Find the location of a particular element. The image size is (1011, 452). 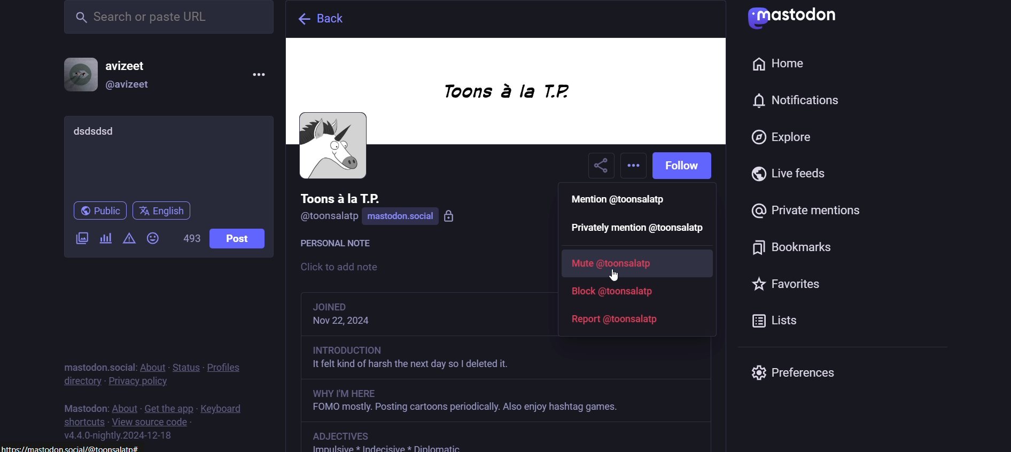

language is located at coordinates (162, 212).